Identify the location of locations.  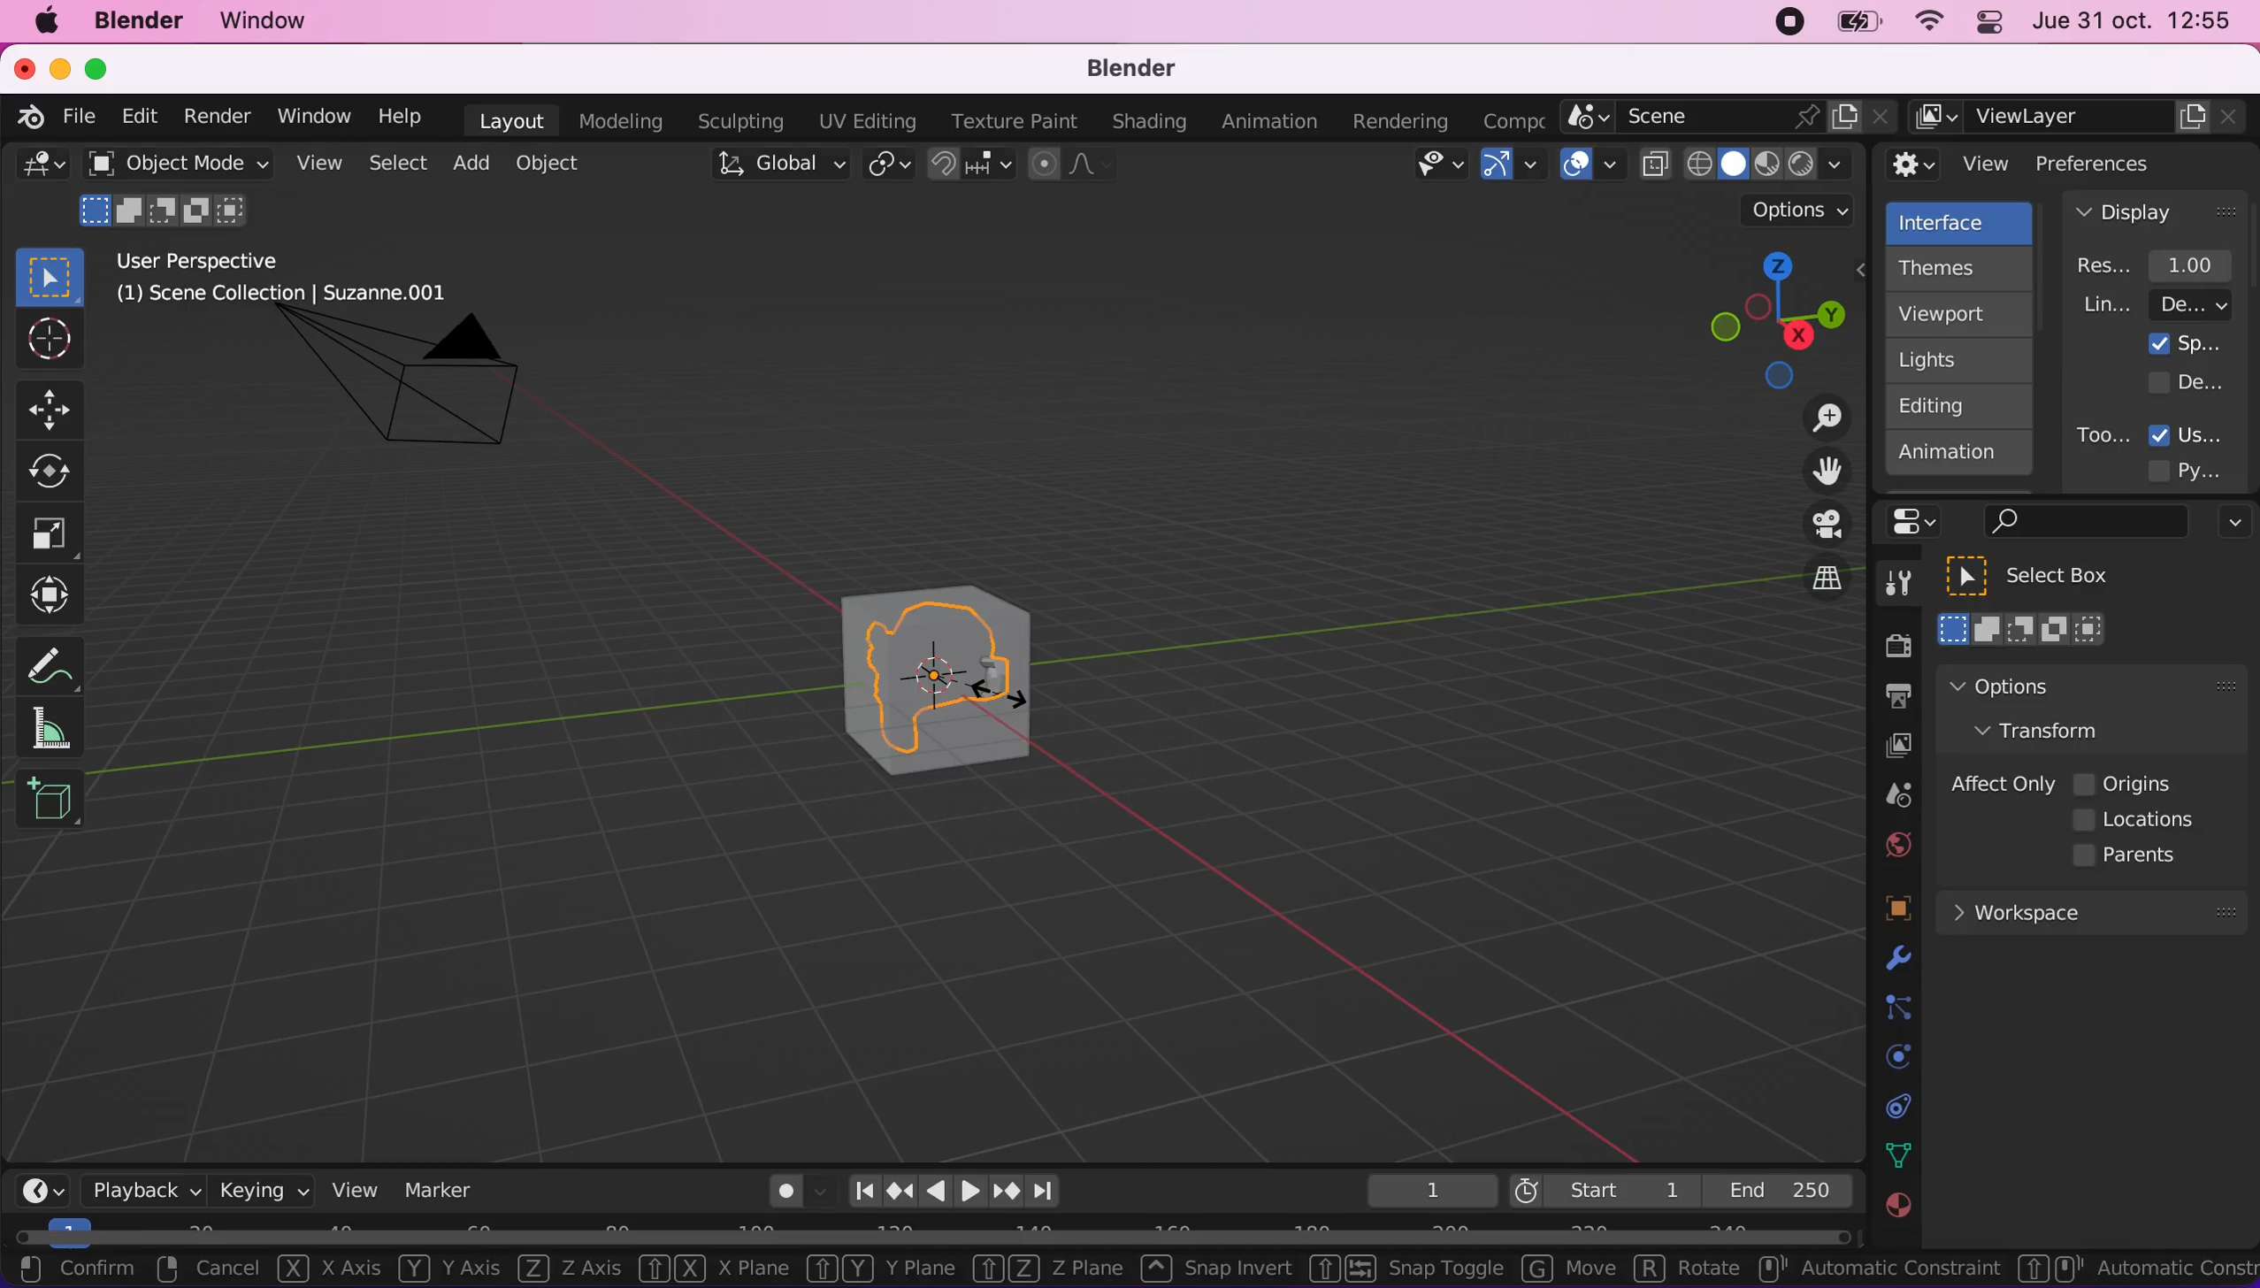
(2140, 820).